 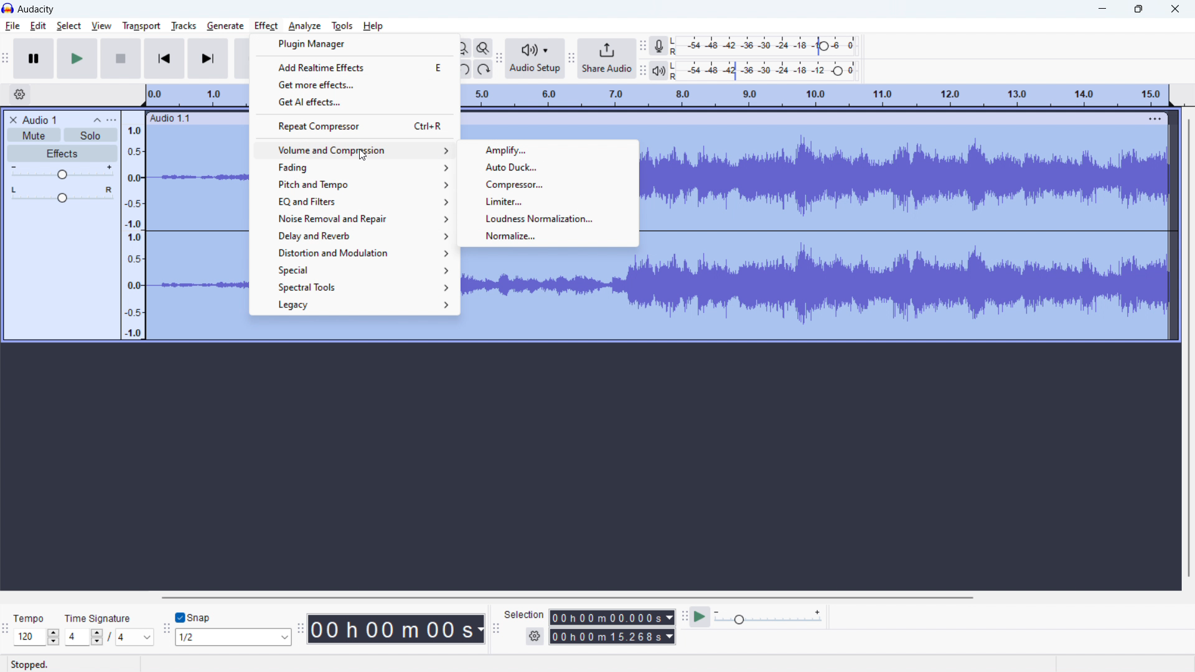 I want to click on legacy, so click(x=352, y=305).